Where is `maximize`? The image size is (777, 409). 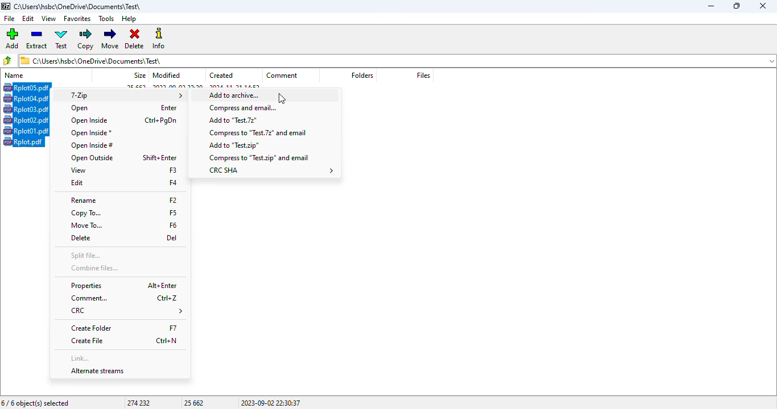
maximize is located at coordinates (735, 6).